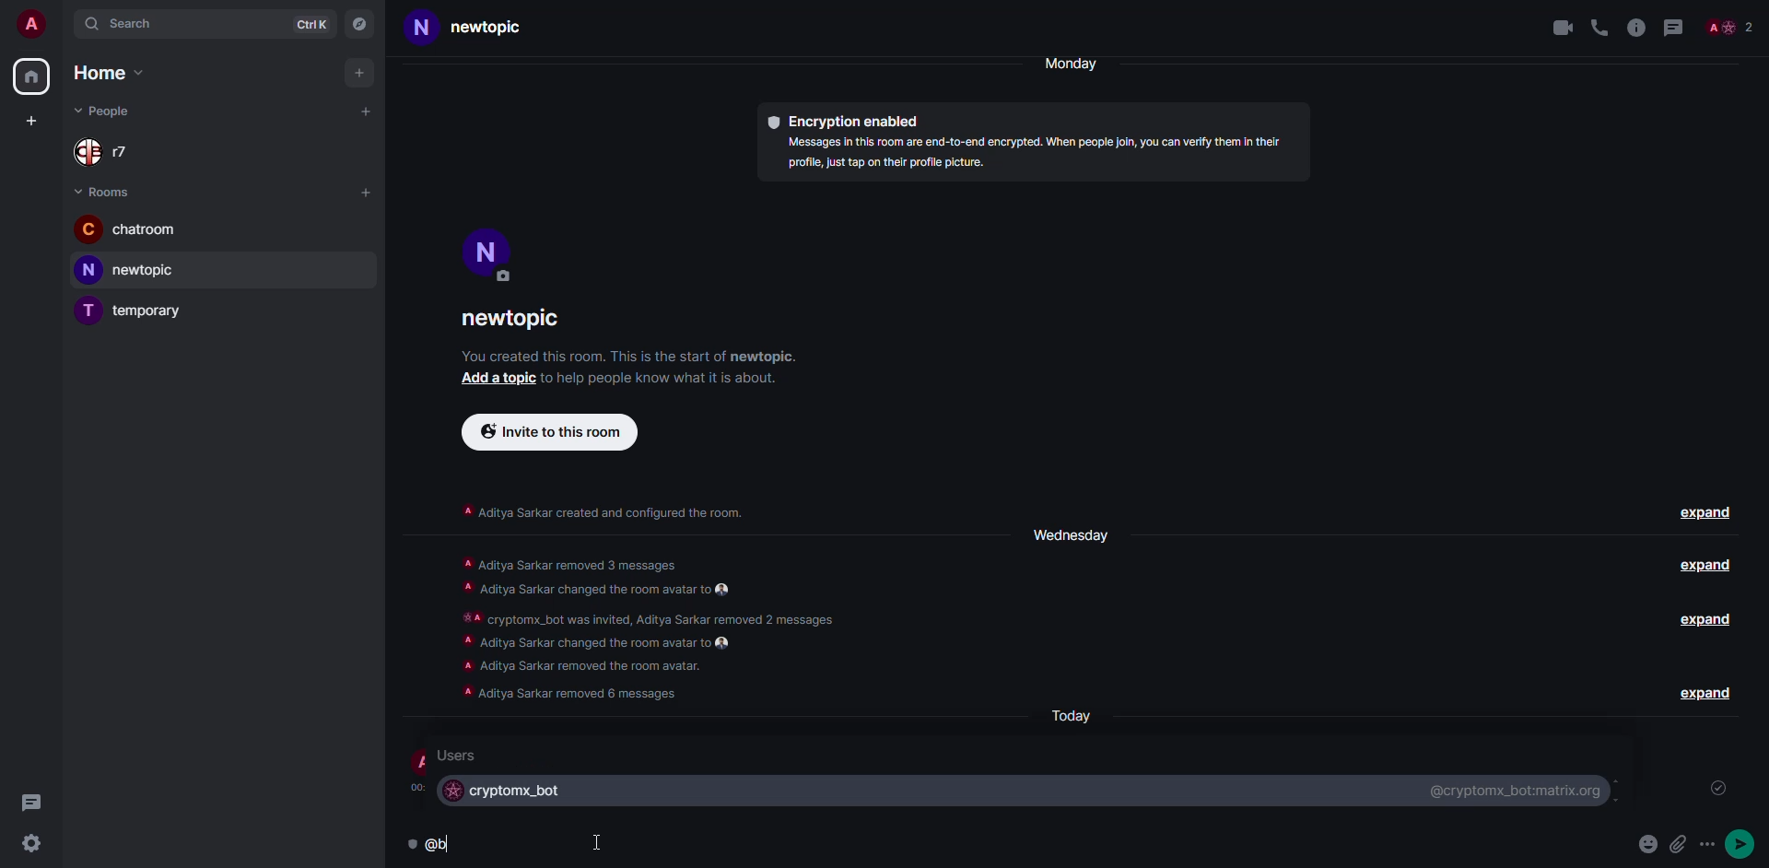 This screenshot has width=1769, height=868. I want to click on settings, so click(30, 845).